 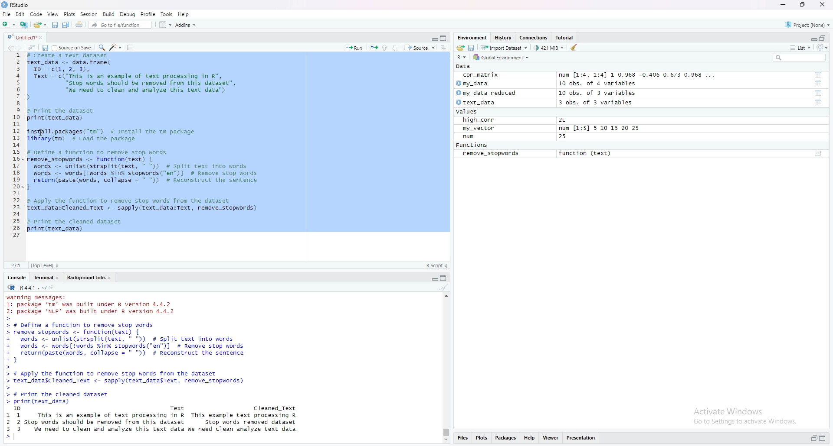 What do you see at coordinates (72, 48) in the screenshot?
I see `source on save` at bounding box center [72, 48].